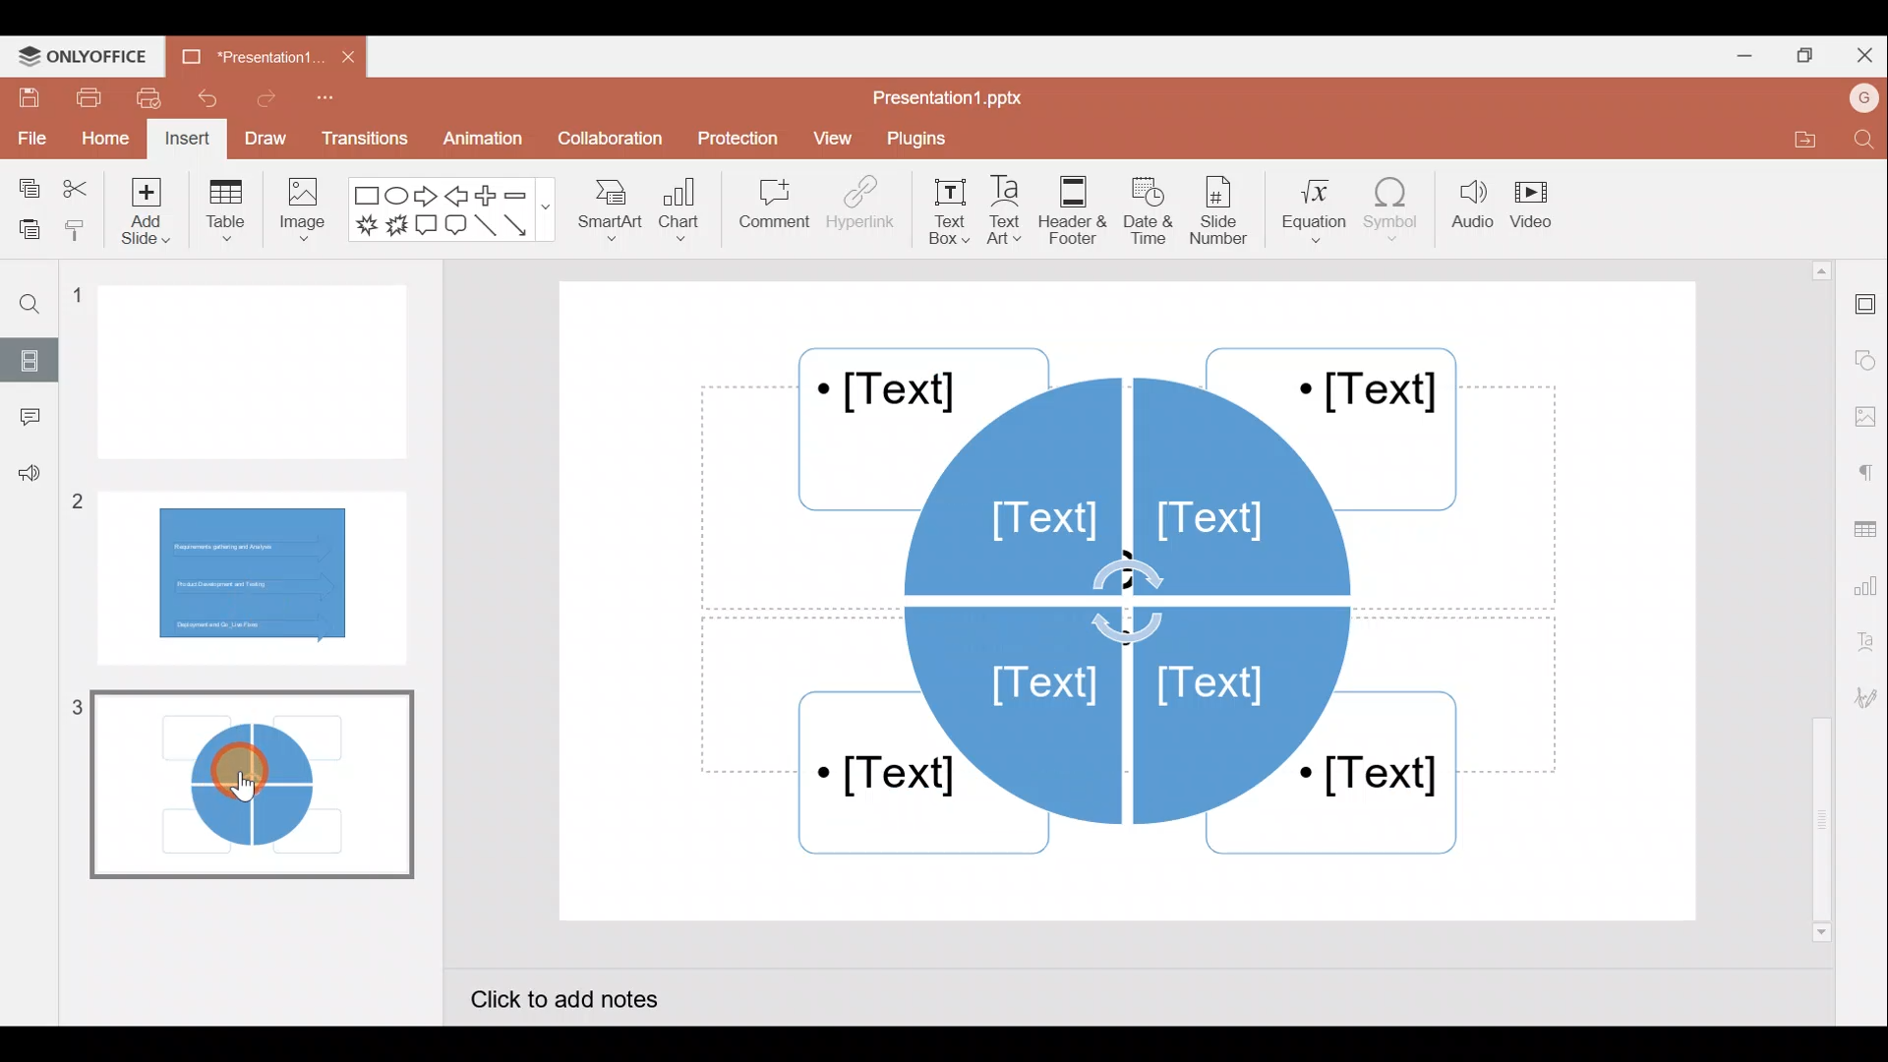  I want to click on Left arrow, so click(455, 197).